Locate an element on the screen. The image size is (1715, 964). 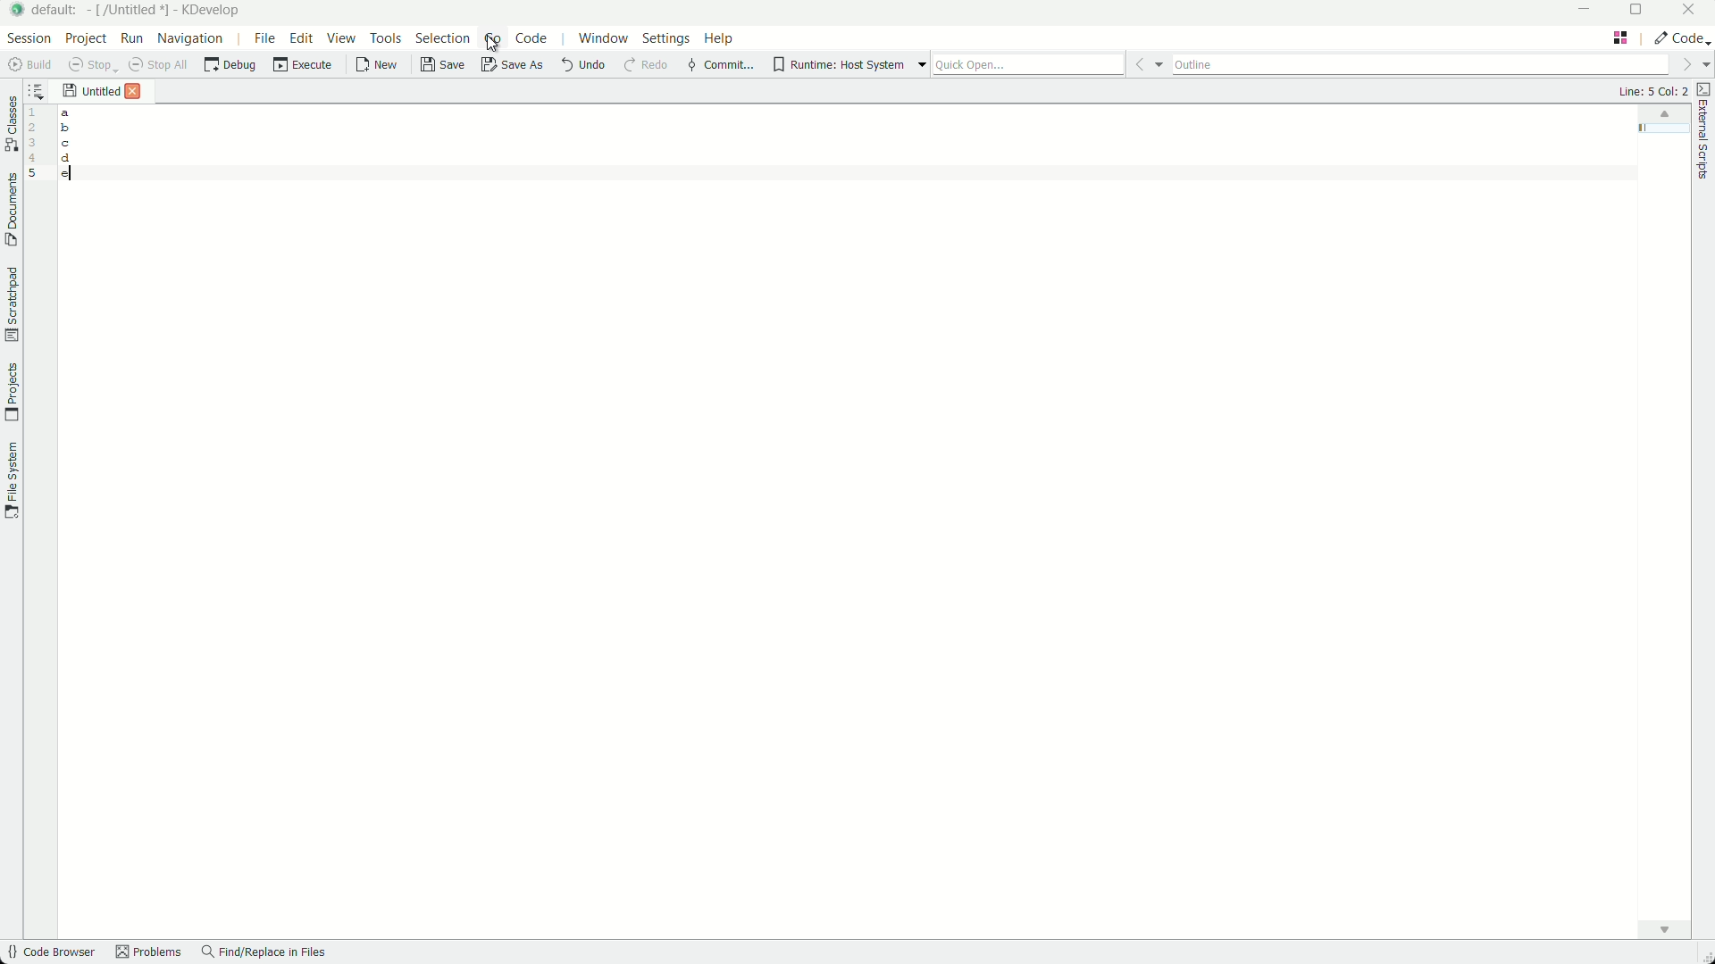
run is located at coordinates (130, 39).